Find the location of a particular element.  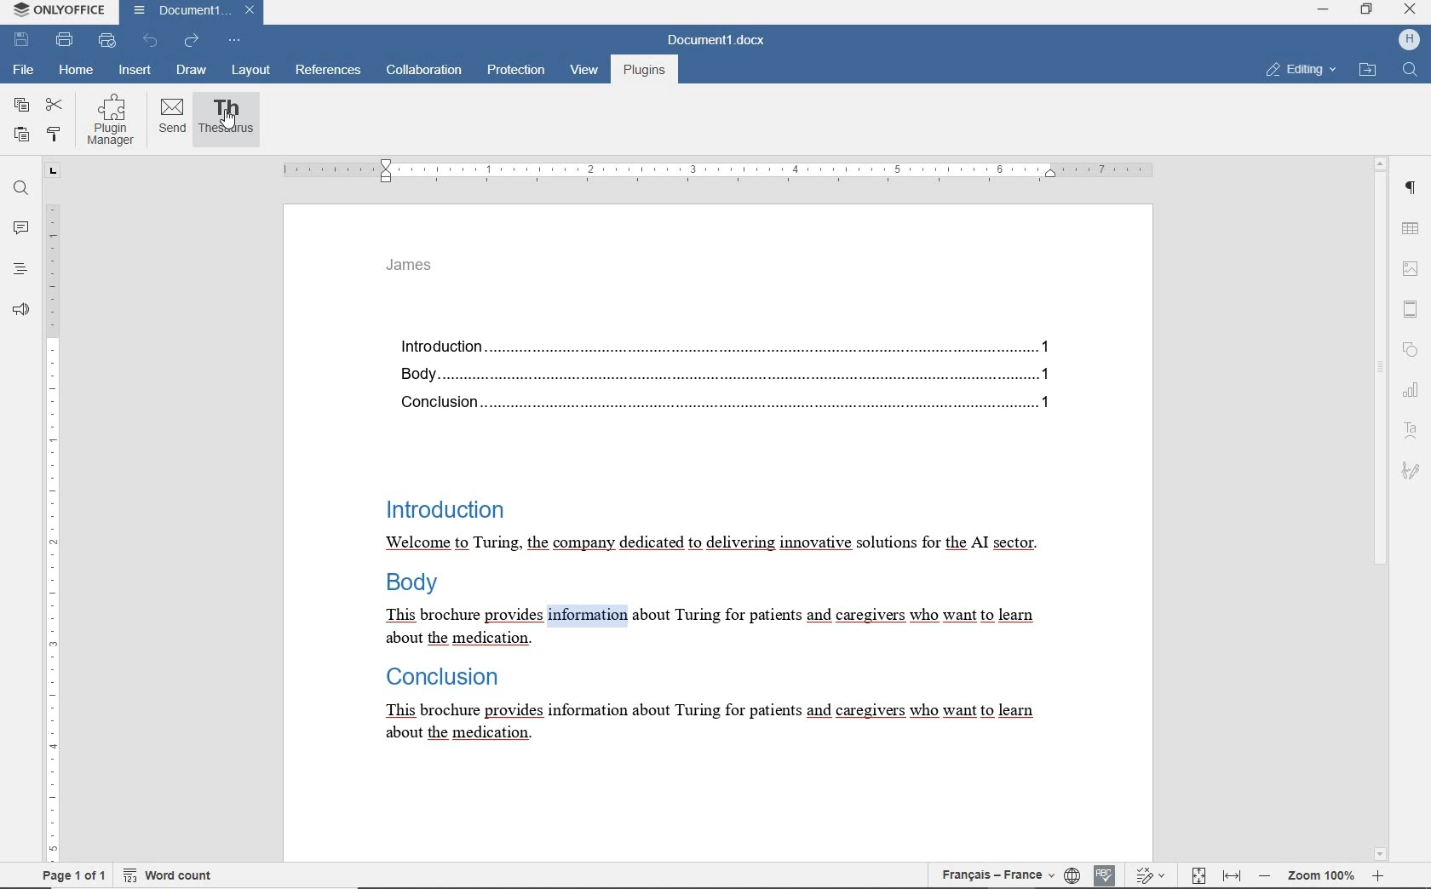

PLUGIN MANAGER is located at coordinates (113, 118).